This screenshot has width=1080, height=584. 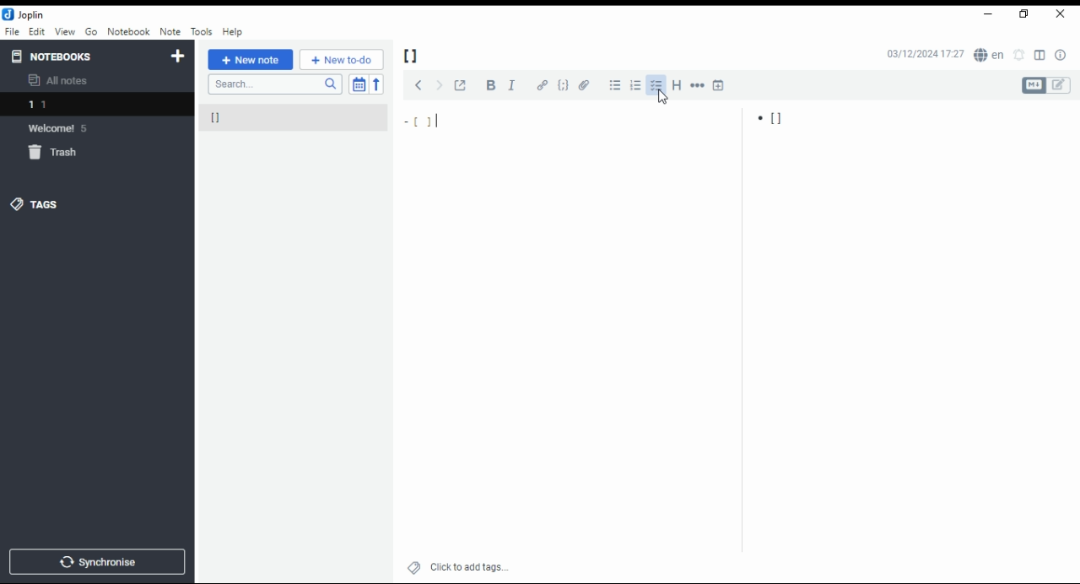 I want to click on horizontal rule, so click(x=698, y=85).